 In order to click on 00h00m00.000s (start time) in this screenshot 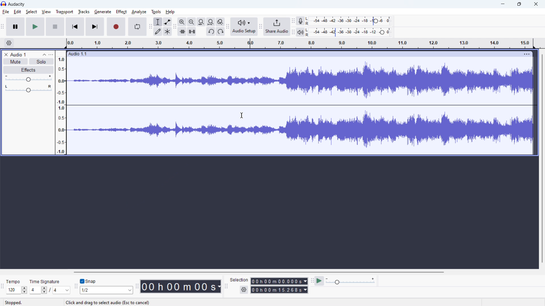, I will do `click(279, 280)`.